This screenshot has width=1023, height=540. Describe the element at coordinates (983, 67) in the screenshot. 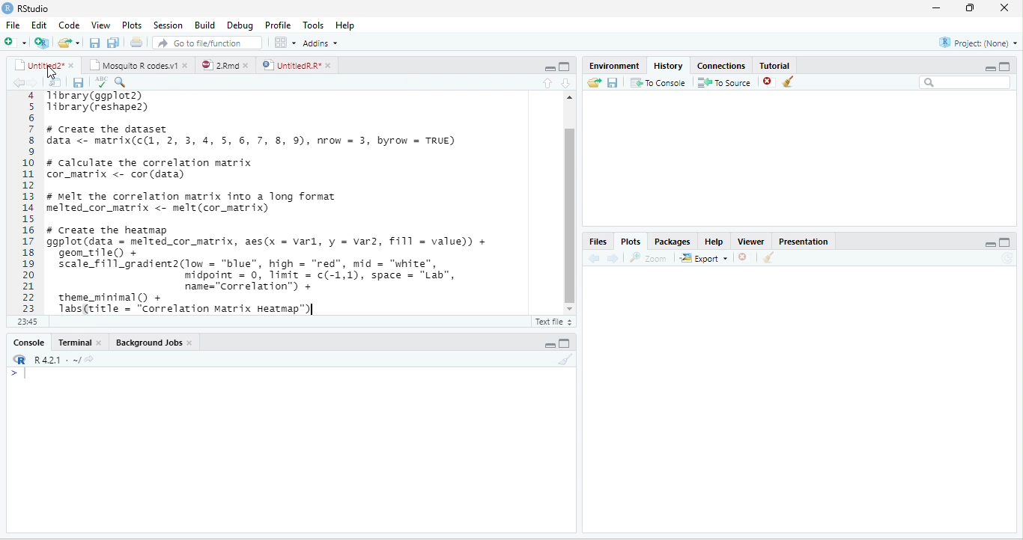

I see `minimize` at that location.